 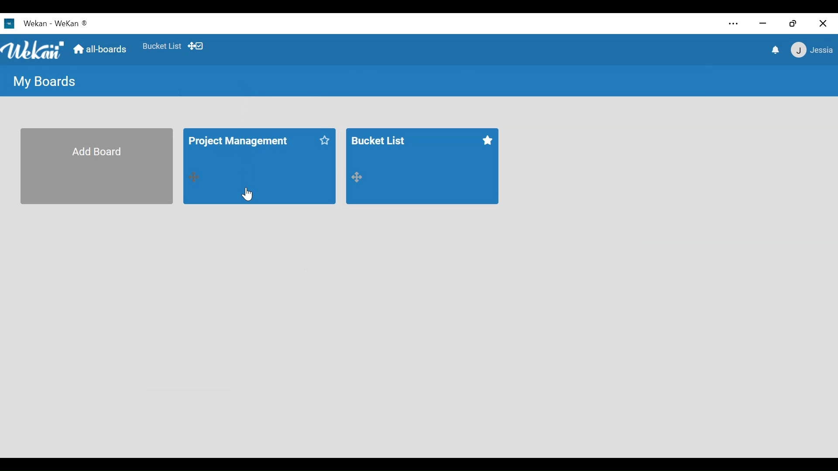 I want to click on Wekan logo, so click(x=34, y=50).